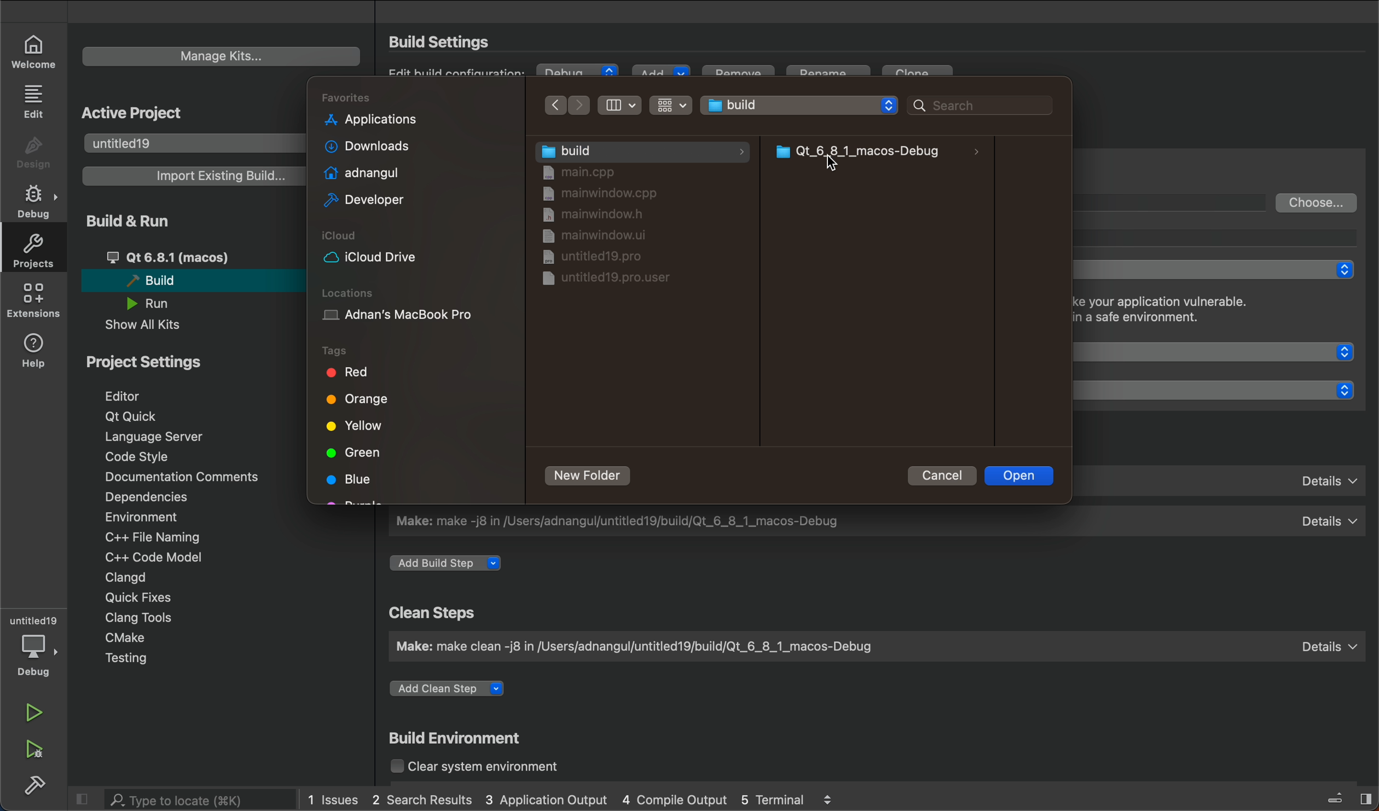 This screenshot has width=1379, height=811. What do you see at coordinates (799, 103) in the screenshot?
I see `Untitled ` at bounding box center [799, 103].